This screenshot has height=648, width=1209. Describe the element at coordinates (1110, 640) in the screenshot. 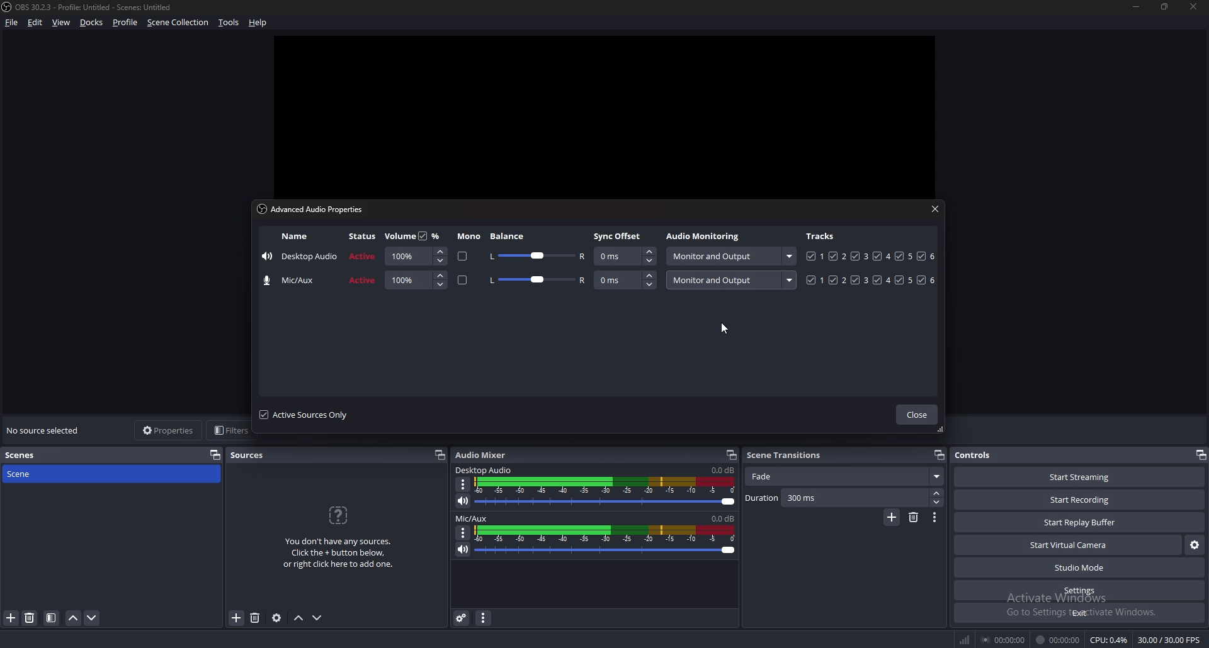

I see `CPU: 0.3%` at that location.